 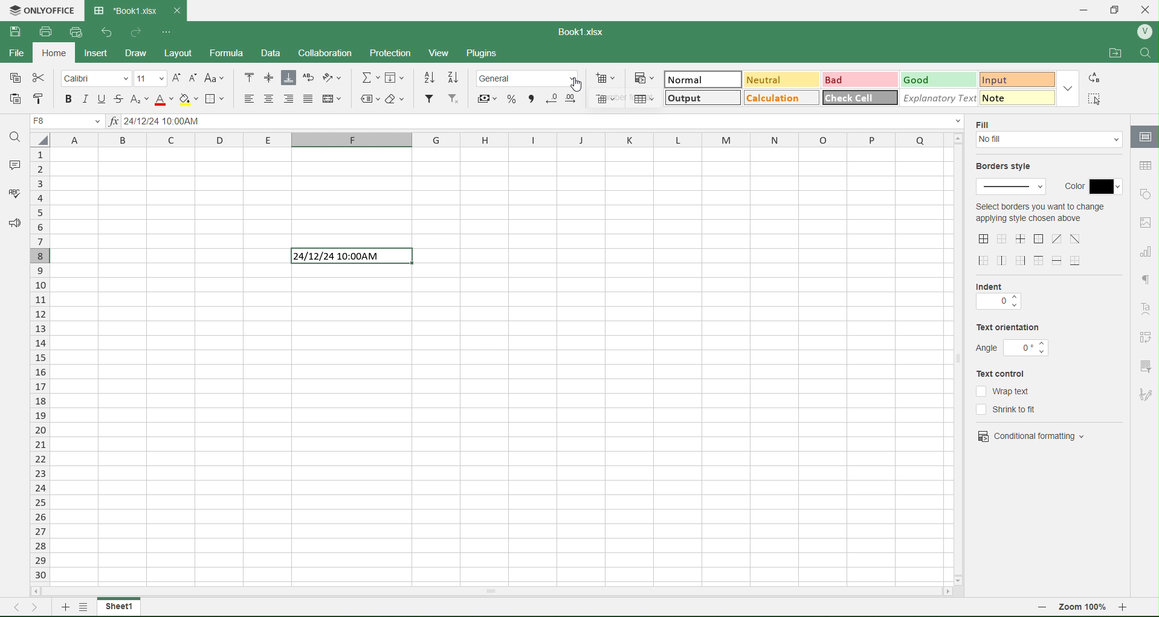 What do you see at coordinates (961, 577) in the screenshot?
I see `scroll down` at bounding box center [961, 577].